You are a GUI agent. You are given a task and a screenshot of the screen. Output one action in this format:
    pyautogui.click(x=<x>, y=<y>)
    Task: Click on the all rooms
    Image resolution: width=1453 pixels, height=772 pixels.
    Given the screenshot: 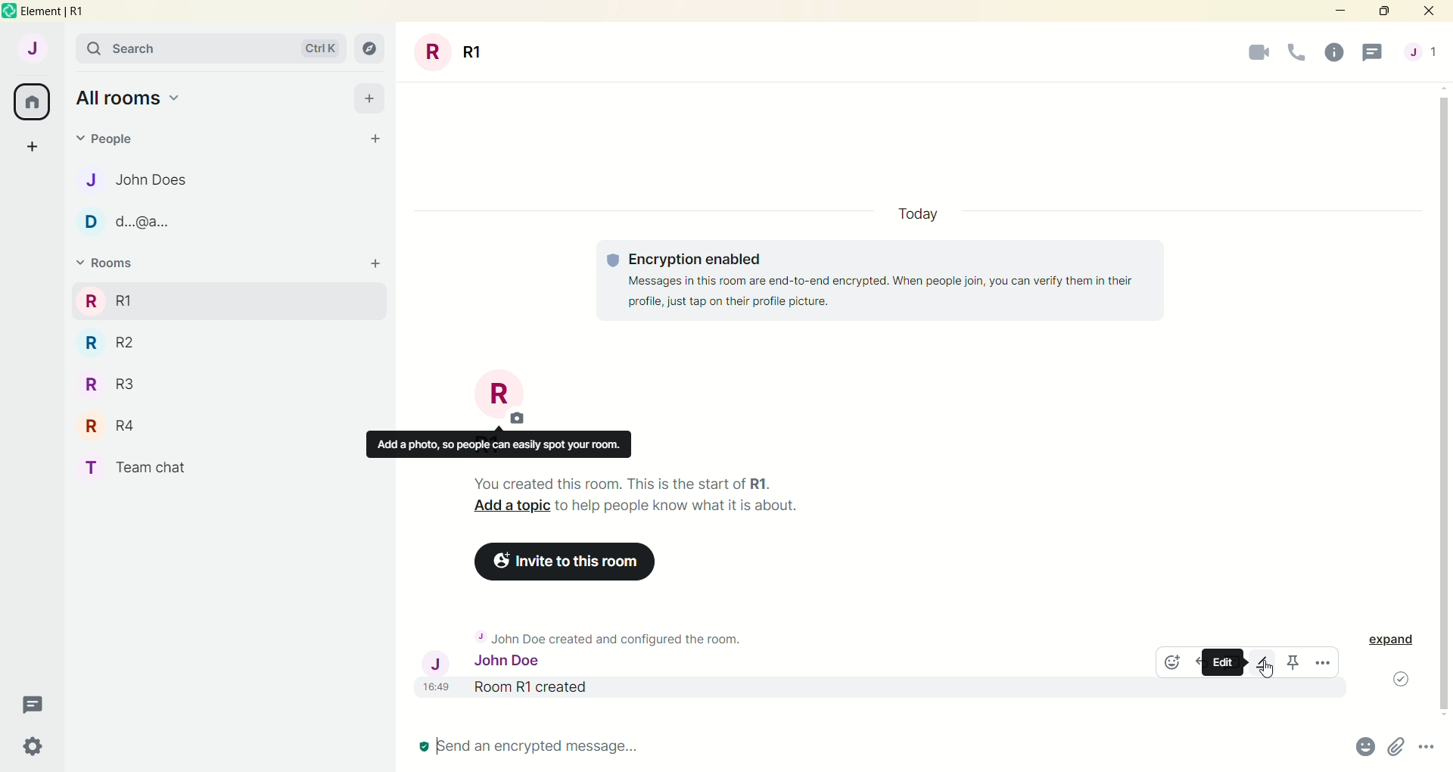 What is the action you would take?
    pyautogui.click(x=33, y=102)
    